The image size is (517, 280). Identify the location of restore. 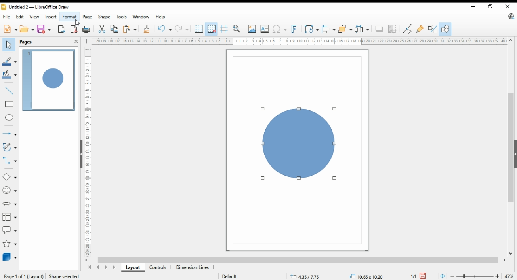
(492, 7).